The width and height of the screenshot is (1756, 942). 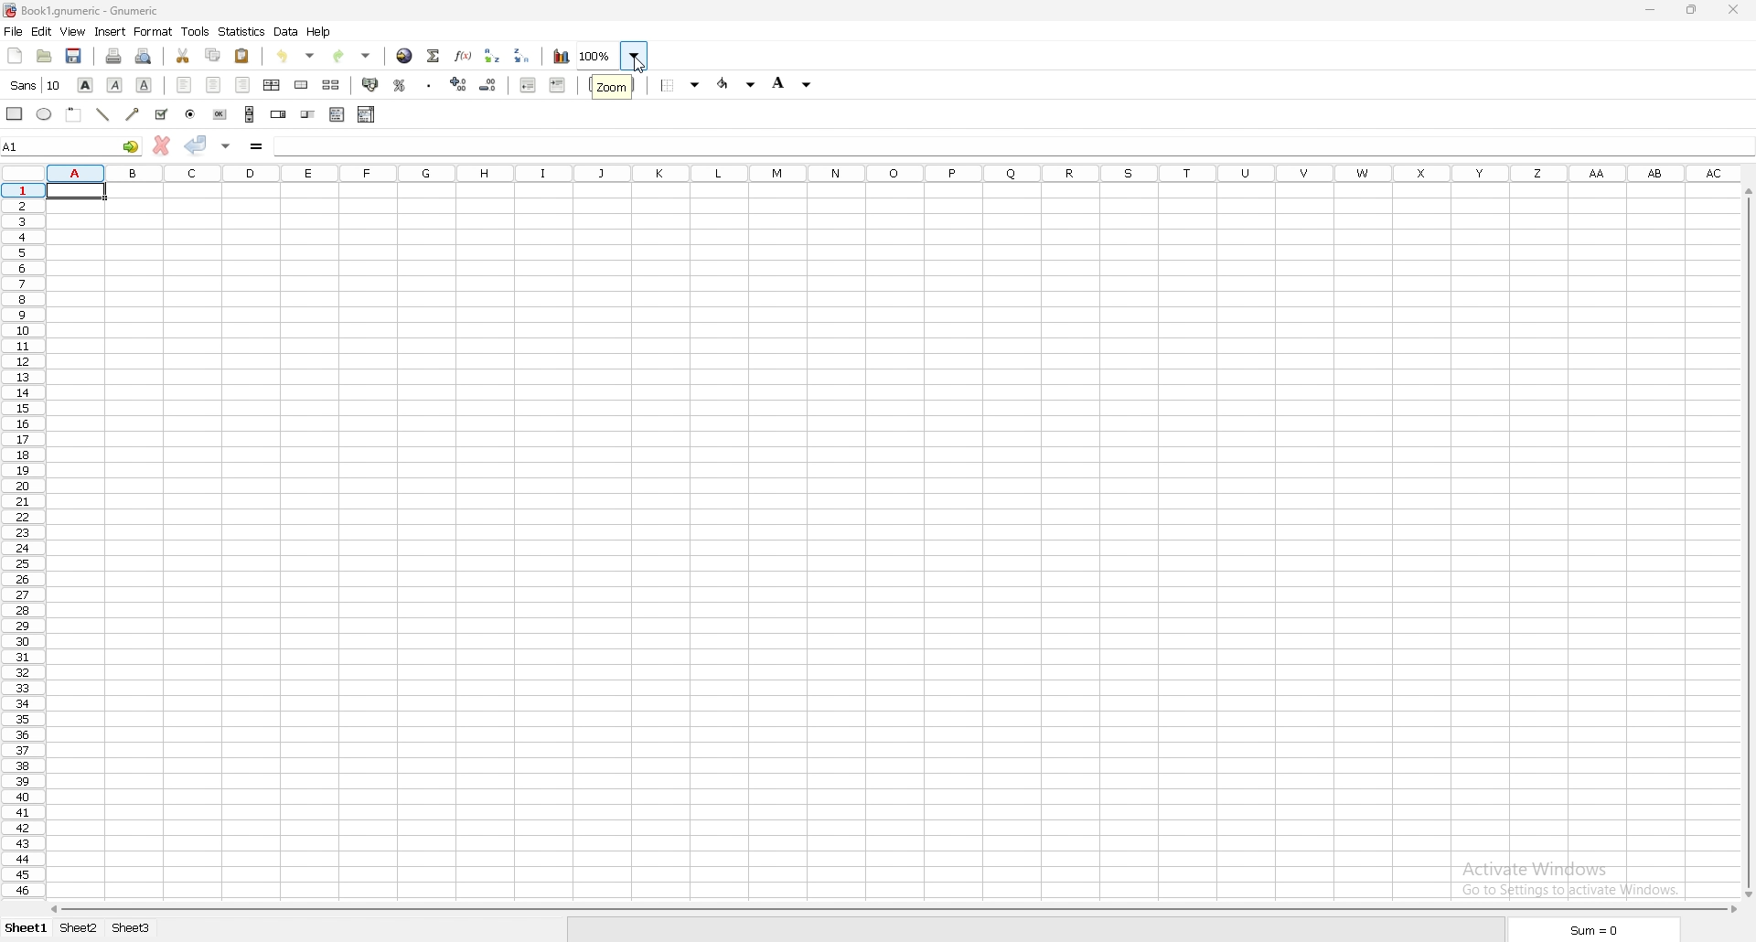 I want to click on Drop down, so click(x=371, y=55).